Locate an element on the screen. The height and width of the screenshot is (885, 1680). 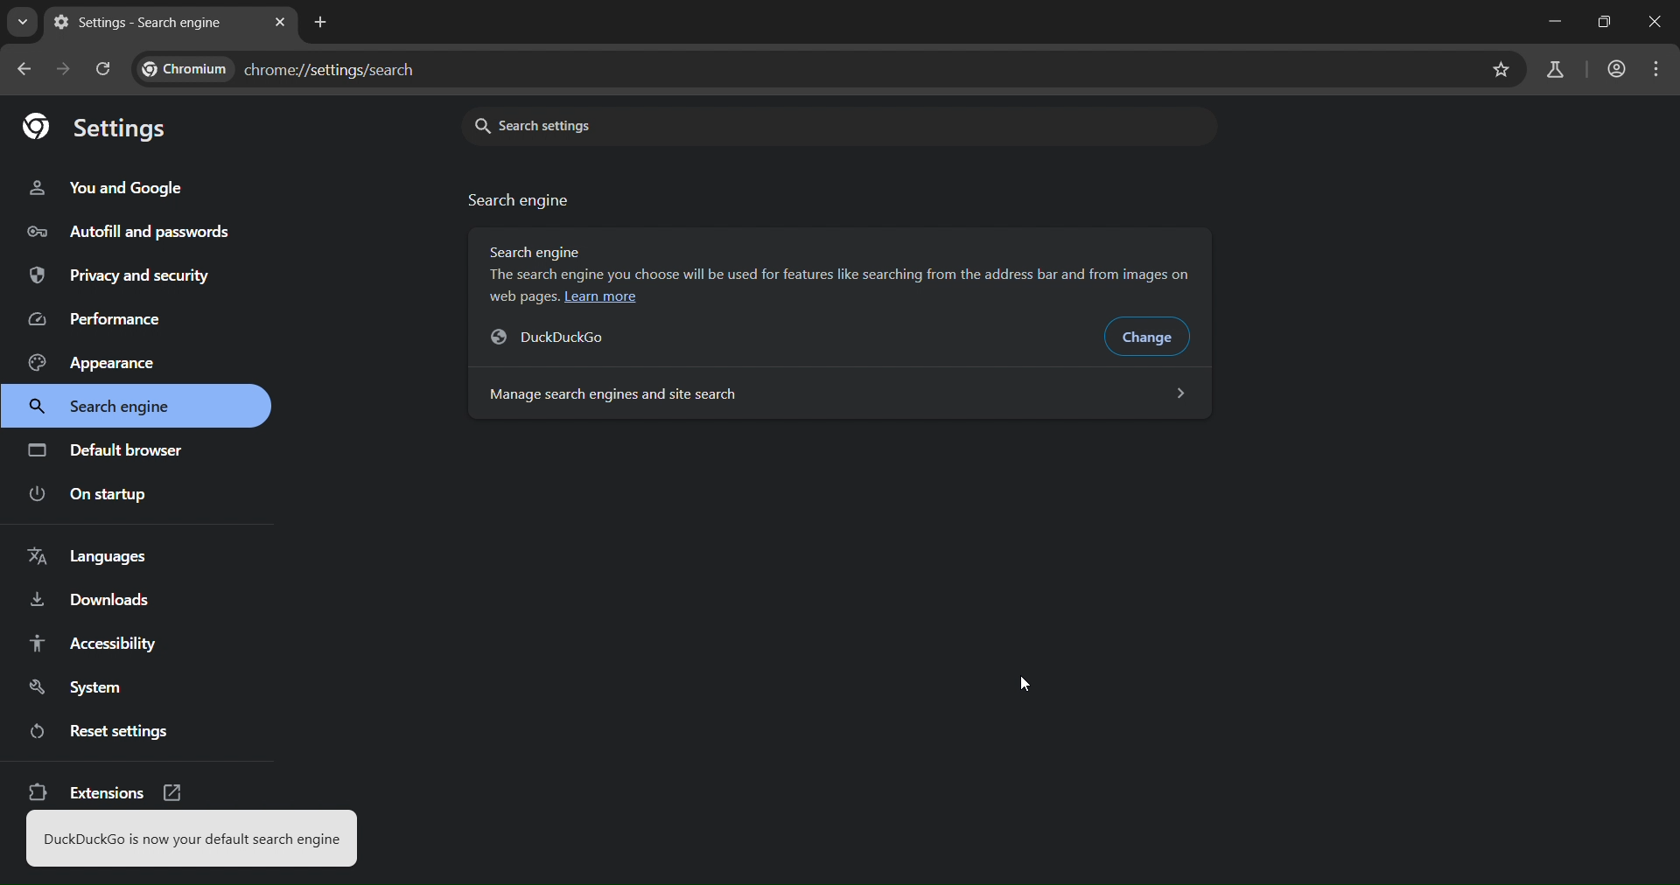
minimize is located at coordinates (1555, 20).